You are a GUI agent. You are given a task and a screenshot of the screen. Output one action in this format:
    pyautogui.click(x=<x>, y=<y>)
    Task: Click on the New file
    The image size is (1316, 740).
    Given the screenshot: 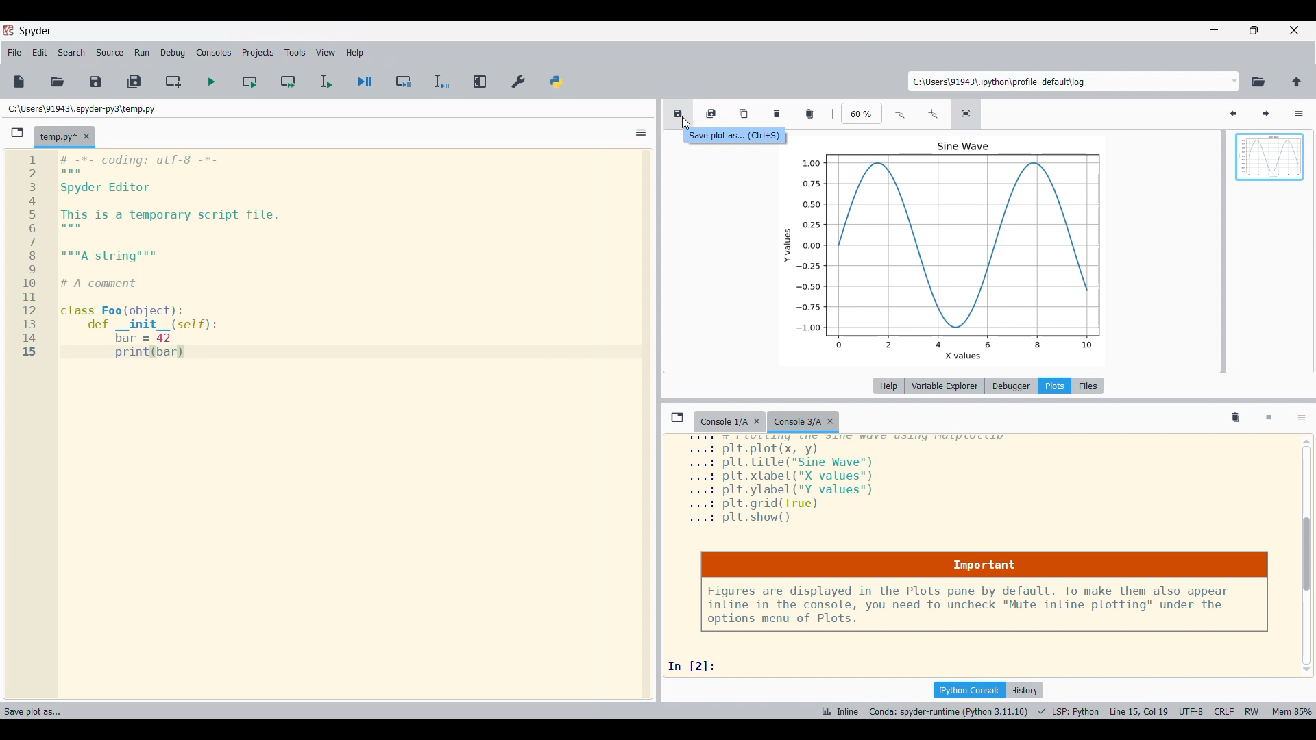 What is the action you would take?
    pyautogui.click(x=19, y=82)
    